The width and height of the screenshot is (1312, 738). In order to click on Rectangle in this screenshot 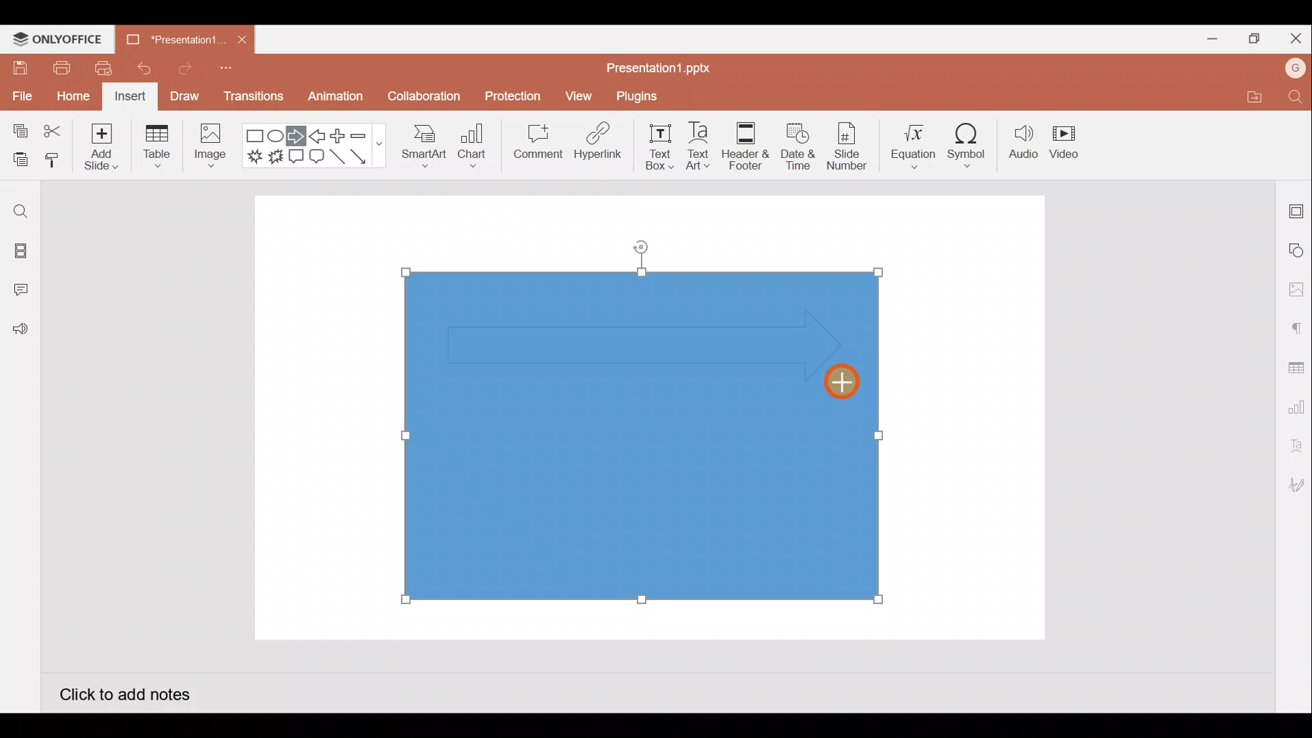, I will do `click(256, 137)`.